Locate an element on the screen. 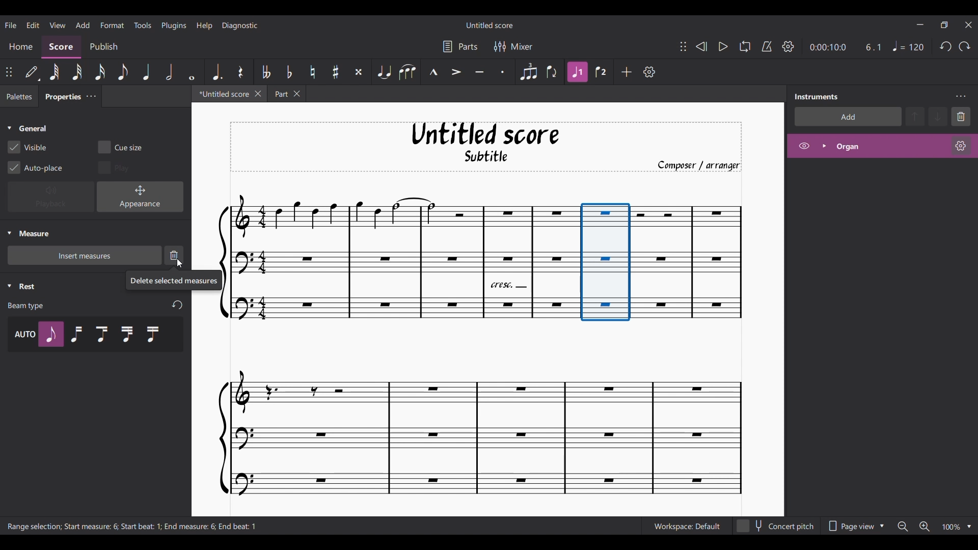 This screenshot has height=550, width=978. Undo is located at coordinates (945, 46).